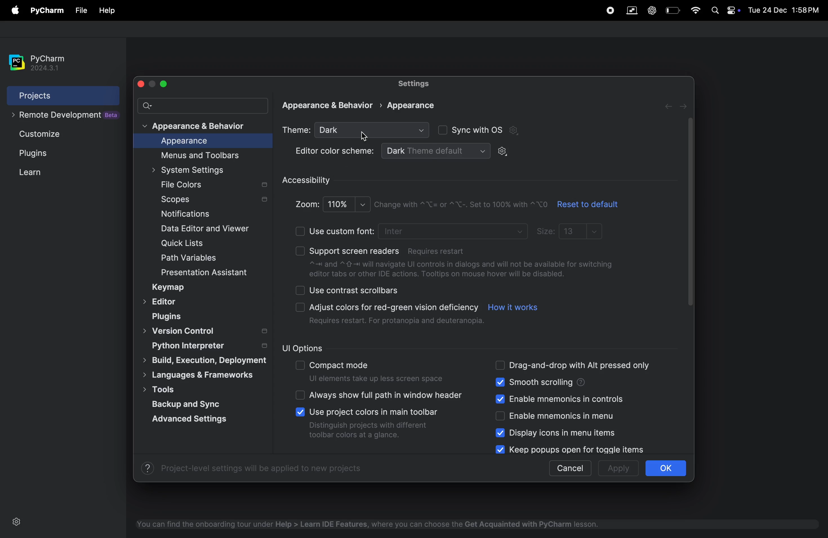  I want to click on always show full path in window header, so click(389, 395).